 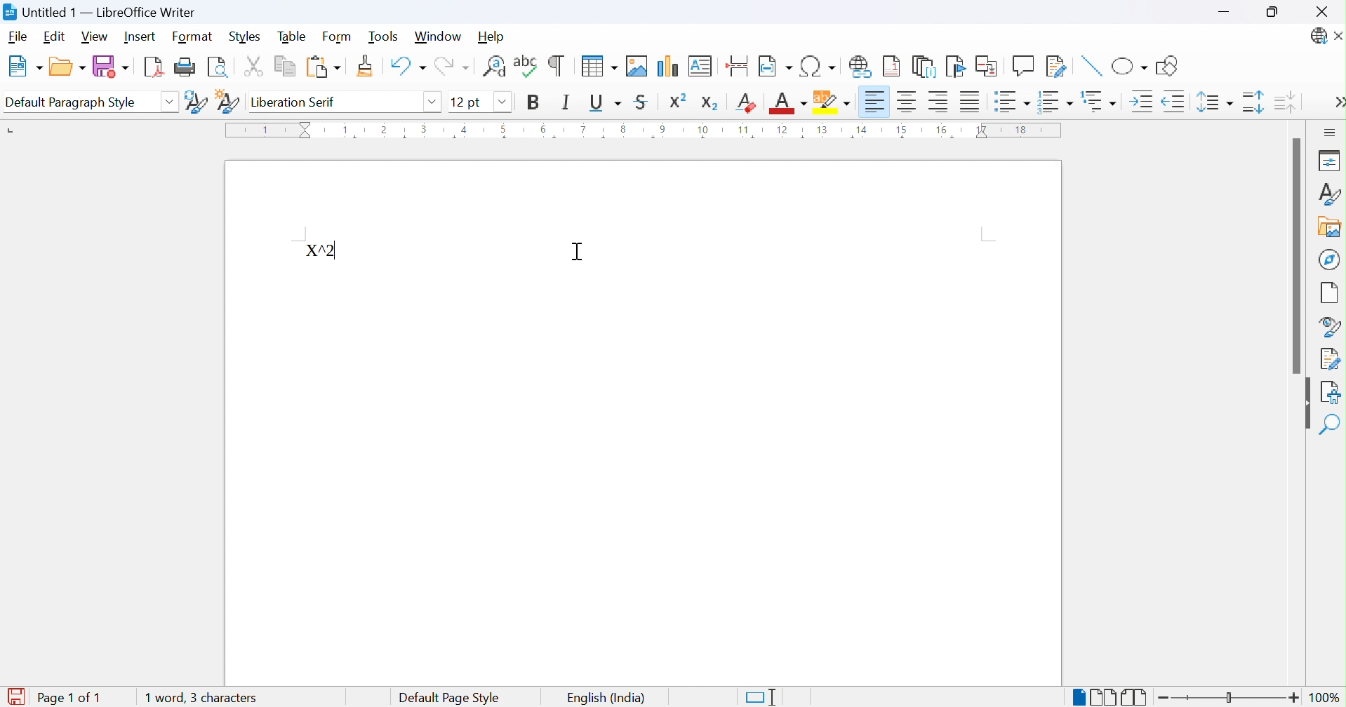 I want to click on Single-page view, so click(x=1081, y=699).